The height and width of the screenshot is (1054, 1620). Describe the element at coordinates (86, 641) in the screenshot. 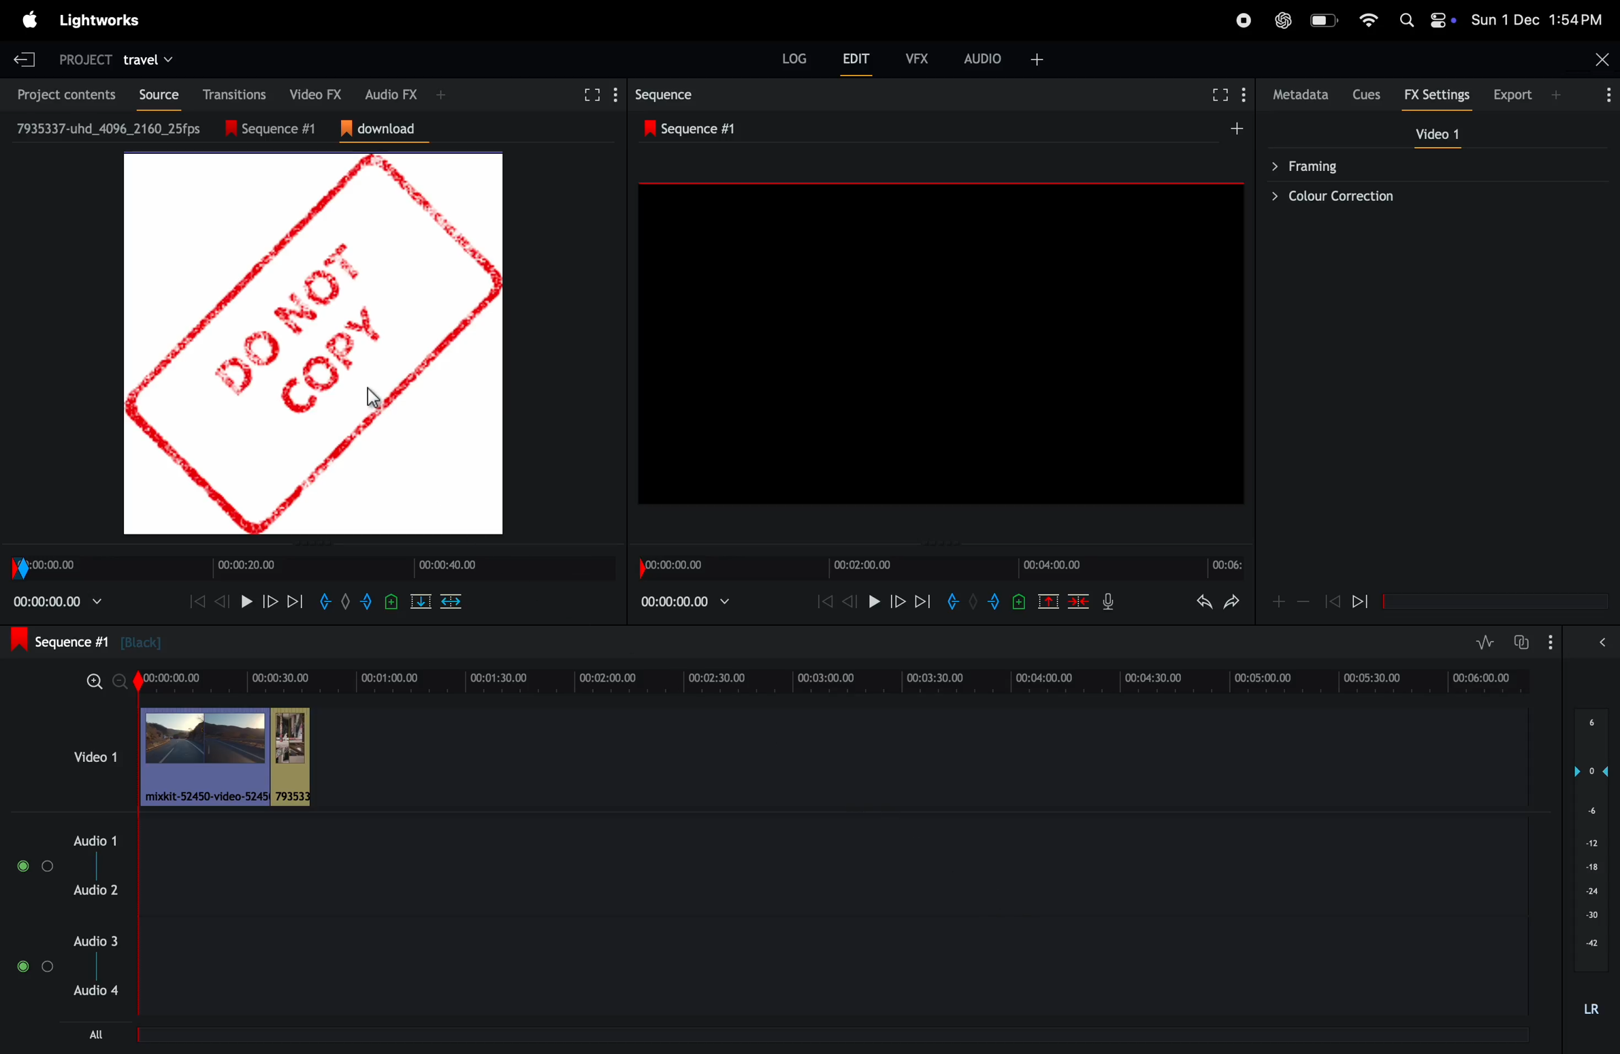

I see `sequence #1` at that location.